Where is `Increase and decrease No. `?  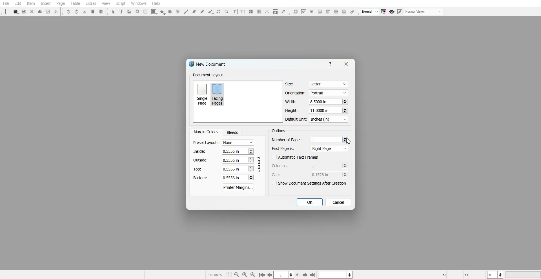
Increase and decrease No.  is located at coordinates (345, 165).